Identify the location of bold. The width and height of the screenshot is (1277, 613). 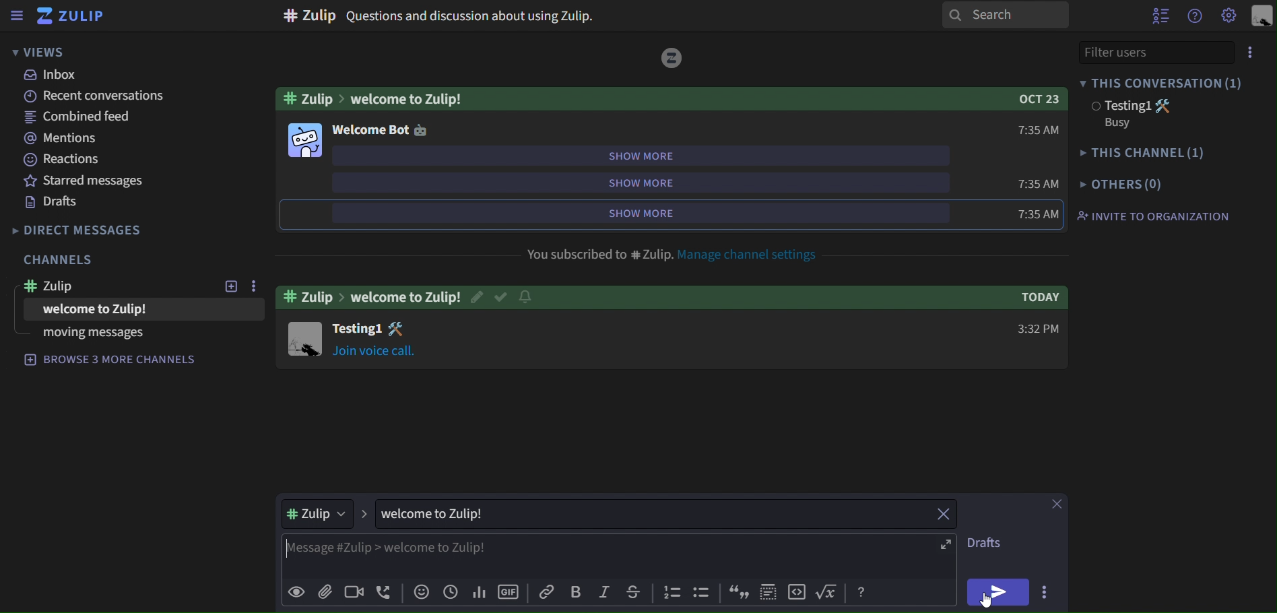
(577, 592).